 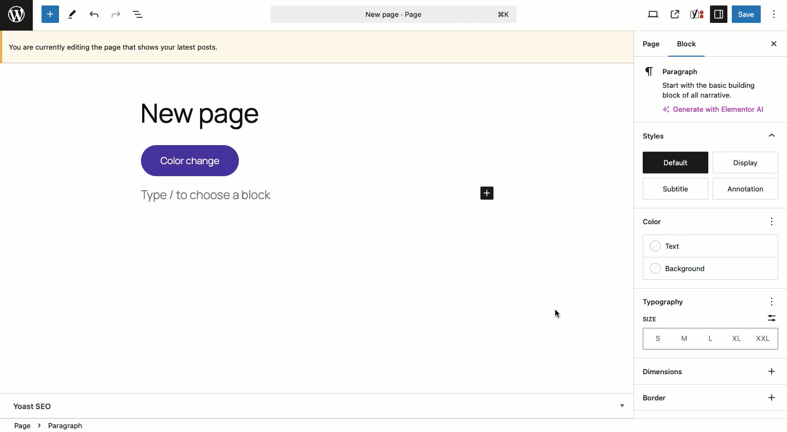 I want to click on Currently editing the page that show your latest posts, so click(x=319, y=47).